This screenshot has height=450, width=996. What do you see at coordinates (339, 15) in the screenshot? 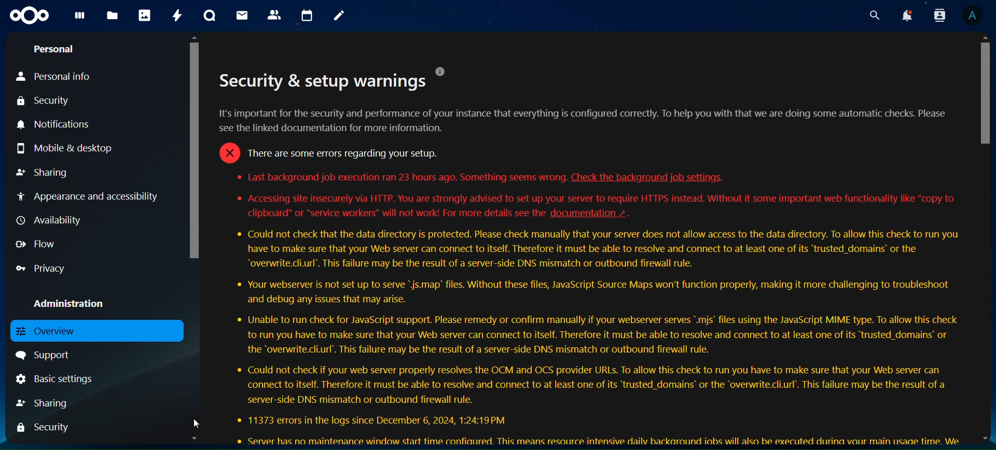
I see `notes` at bounding box center [339, 15].